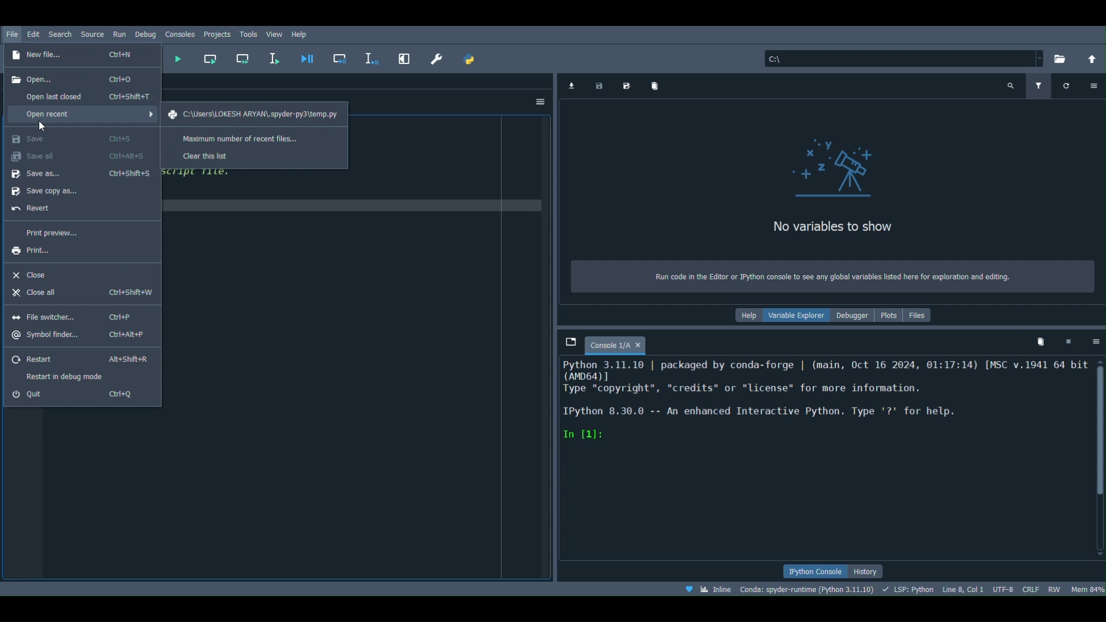  I want to click on Options, so click(1096, 344).